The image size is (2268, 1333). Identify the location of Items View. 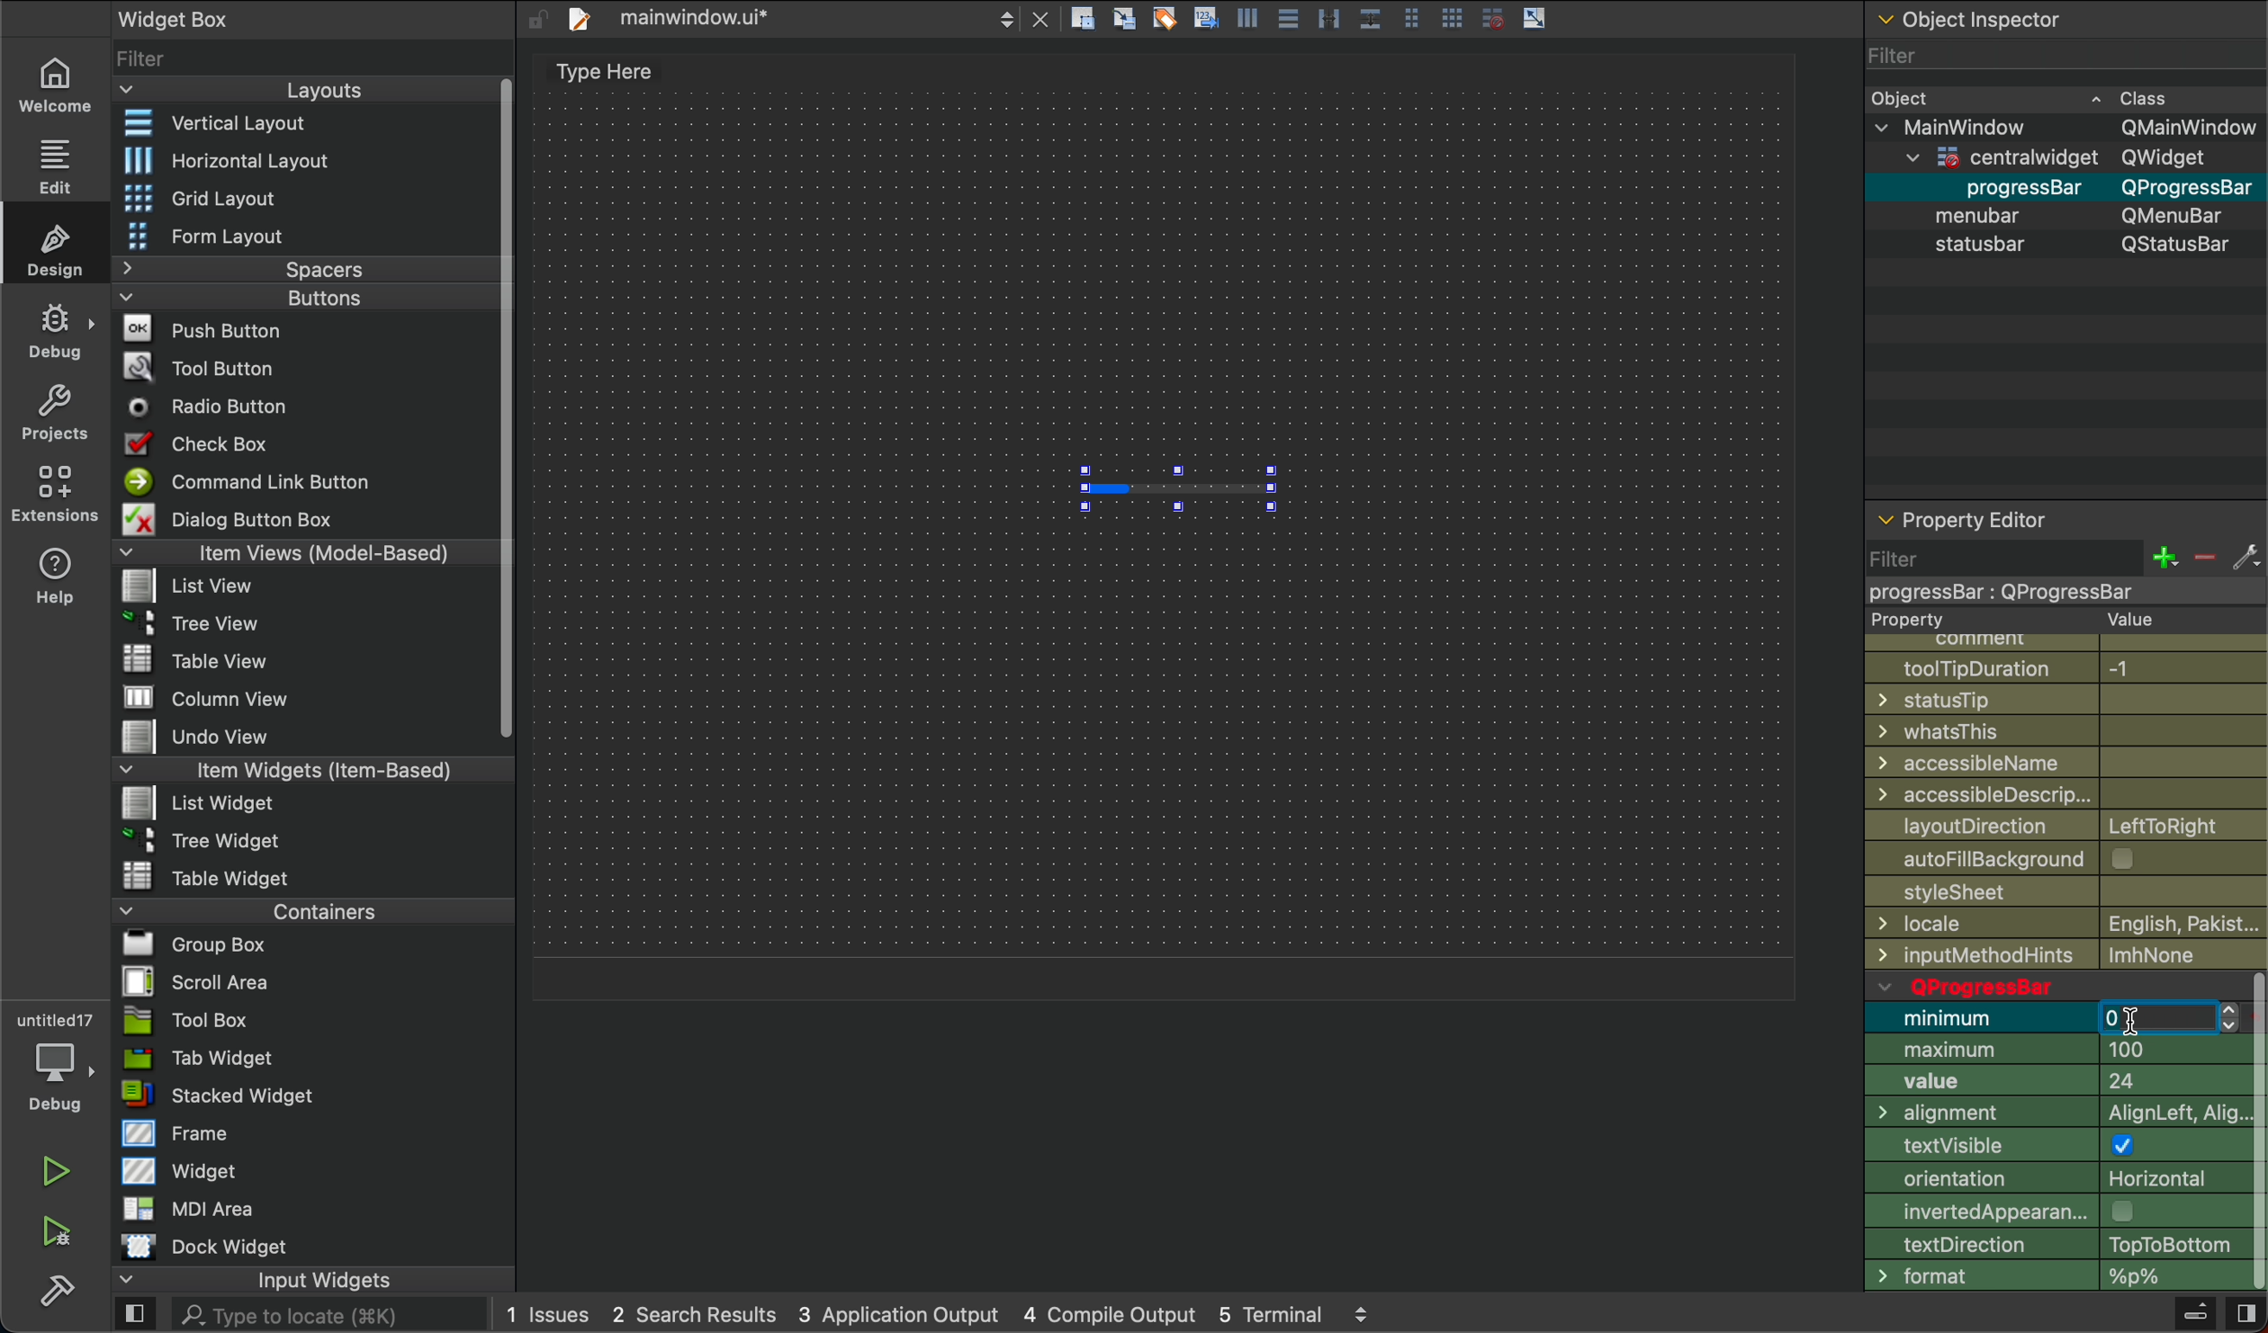
(298, 551).